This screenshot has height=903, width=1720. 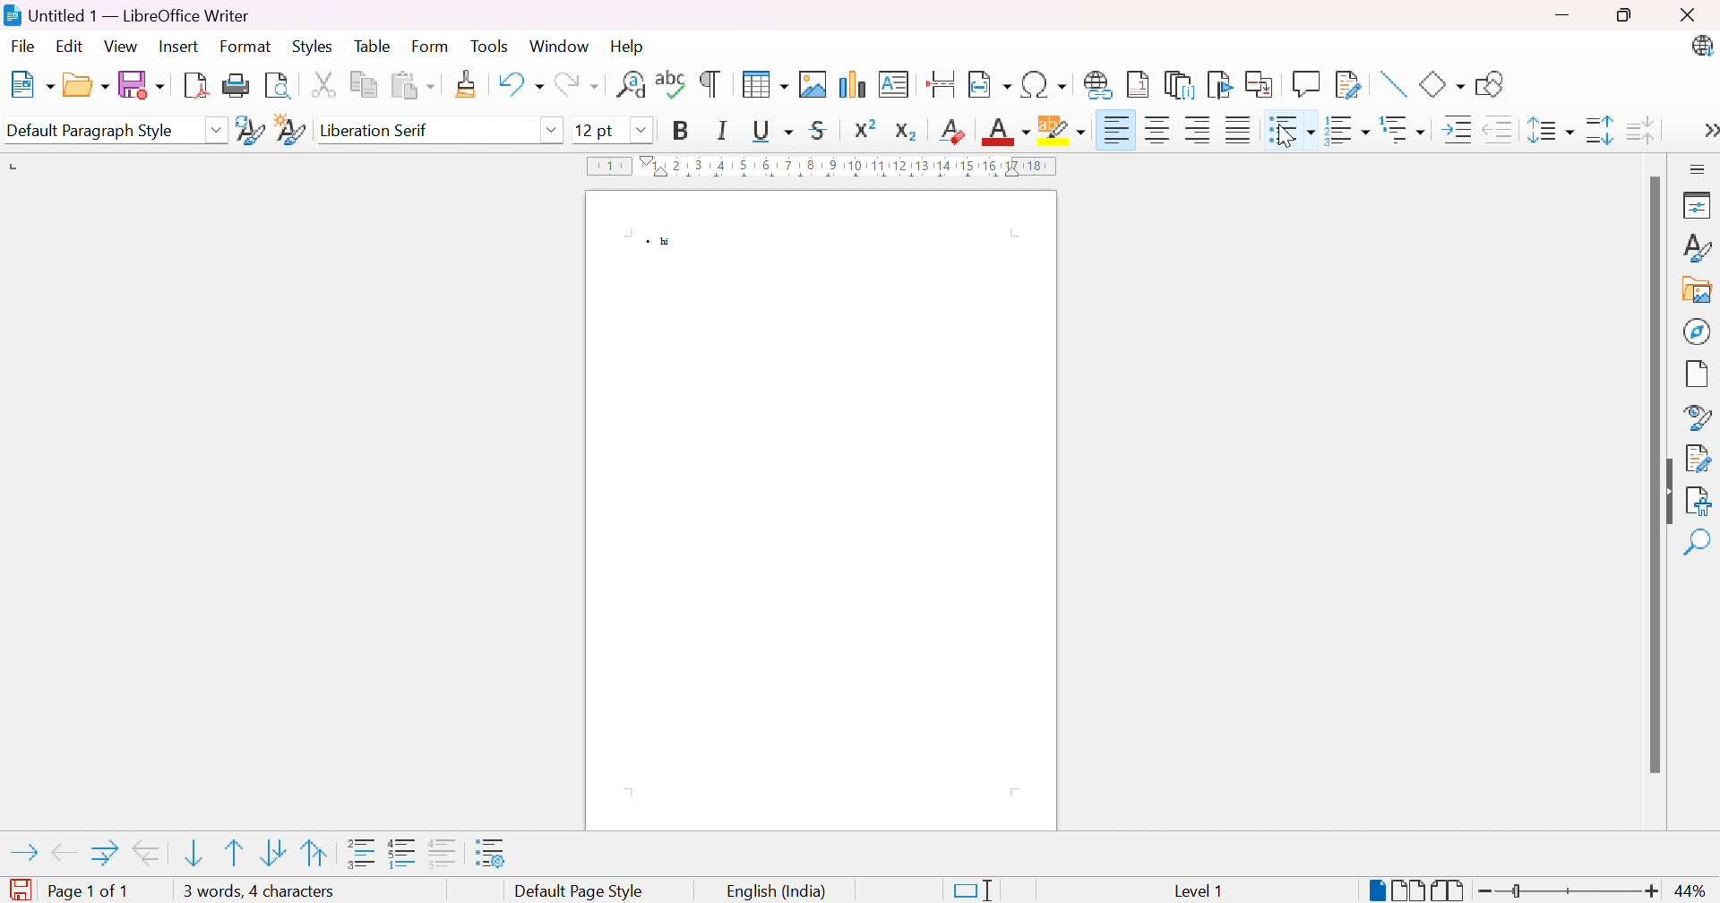 I want to click on Book view, so click(x=1449, y=891).